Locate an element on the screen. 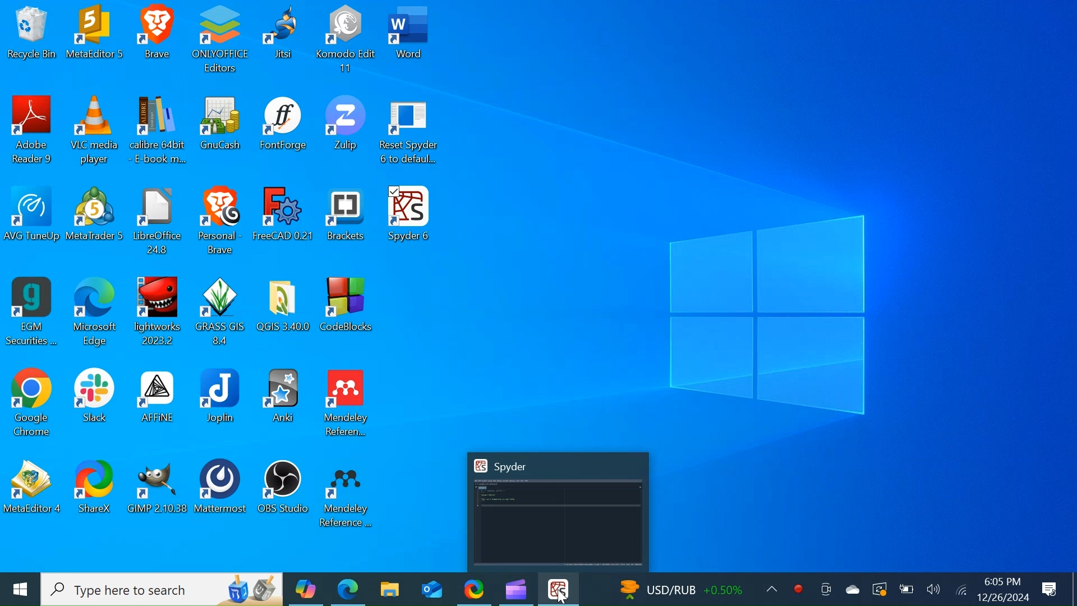 The image size is (1077, 606). GnuCash is located at coordinates (222, 132).